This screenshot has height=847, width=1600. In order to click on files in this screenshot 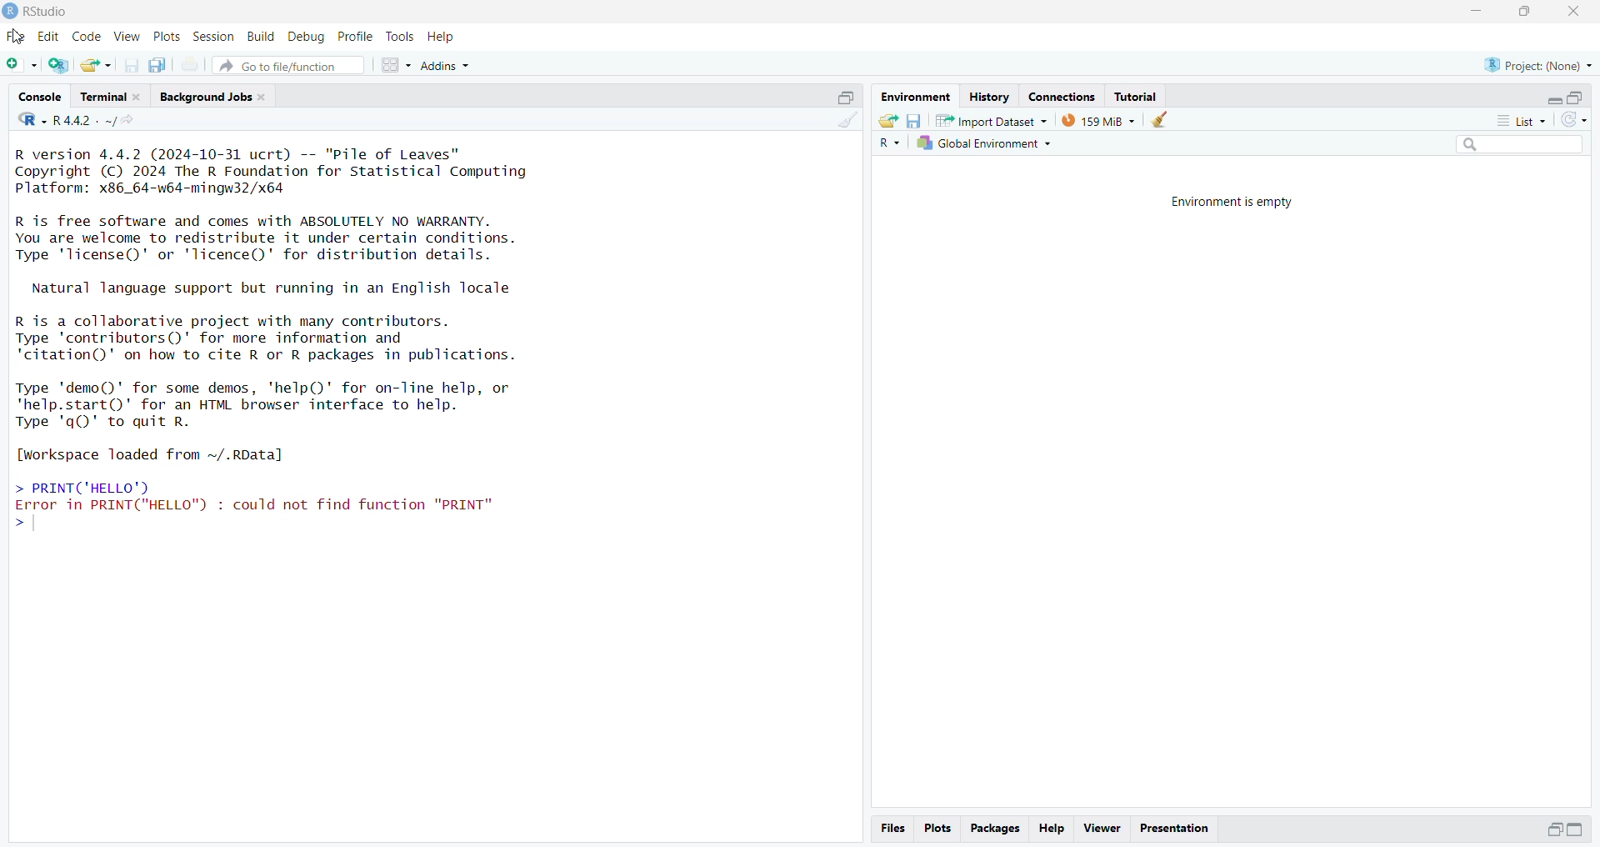, I will do `click(892, 829)`.